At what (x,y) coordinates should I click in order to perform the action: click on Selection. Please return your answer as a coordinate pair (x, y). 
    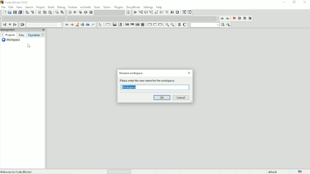
    Looking at the image, I should click on (120, 24).